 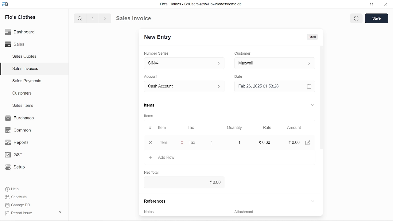 What do you see at coordinates (159, 128) in the screenshot?
I see `Item` at bounding box center [159, 128].